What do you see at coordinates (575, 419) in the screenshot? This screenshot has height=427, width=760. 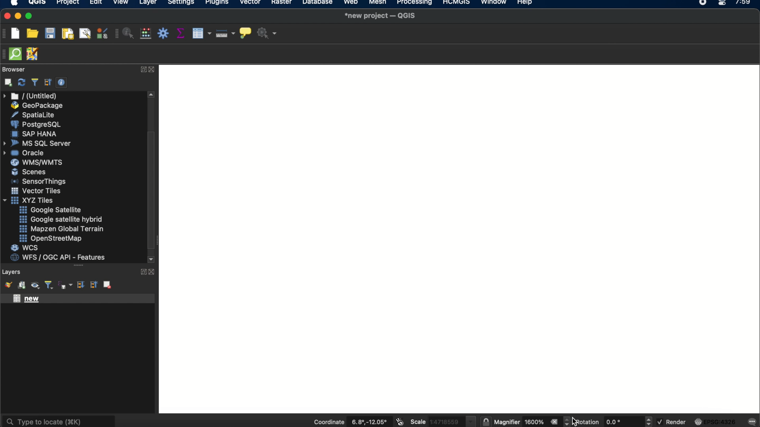 I see `cursor` at bounding box center [575, 419].